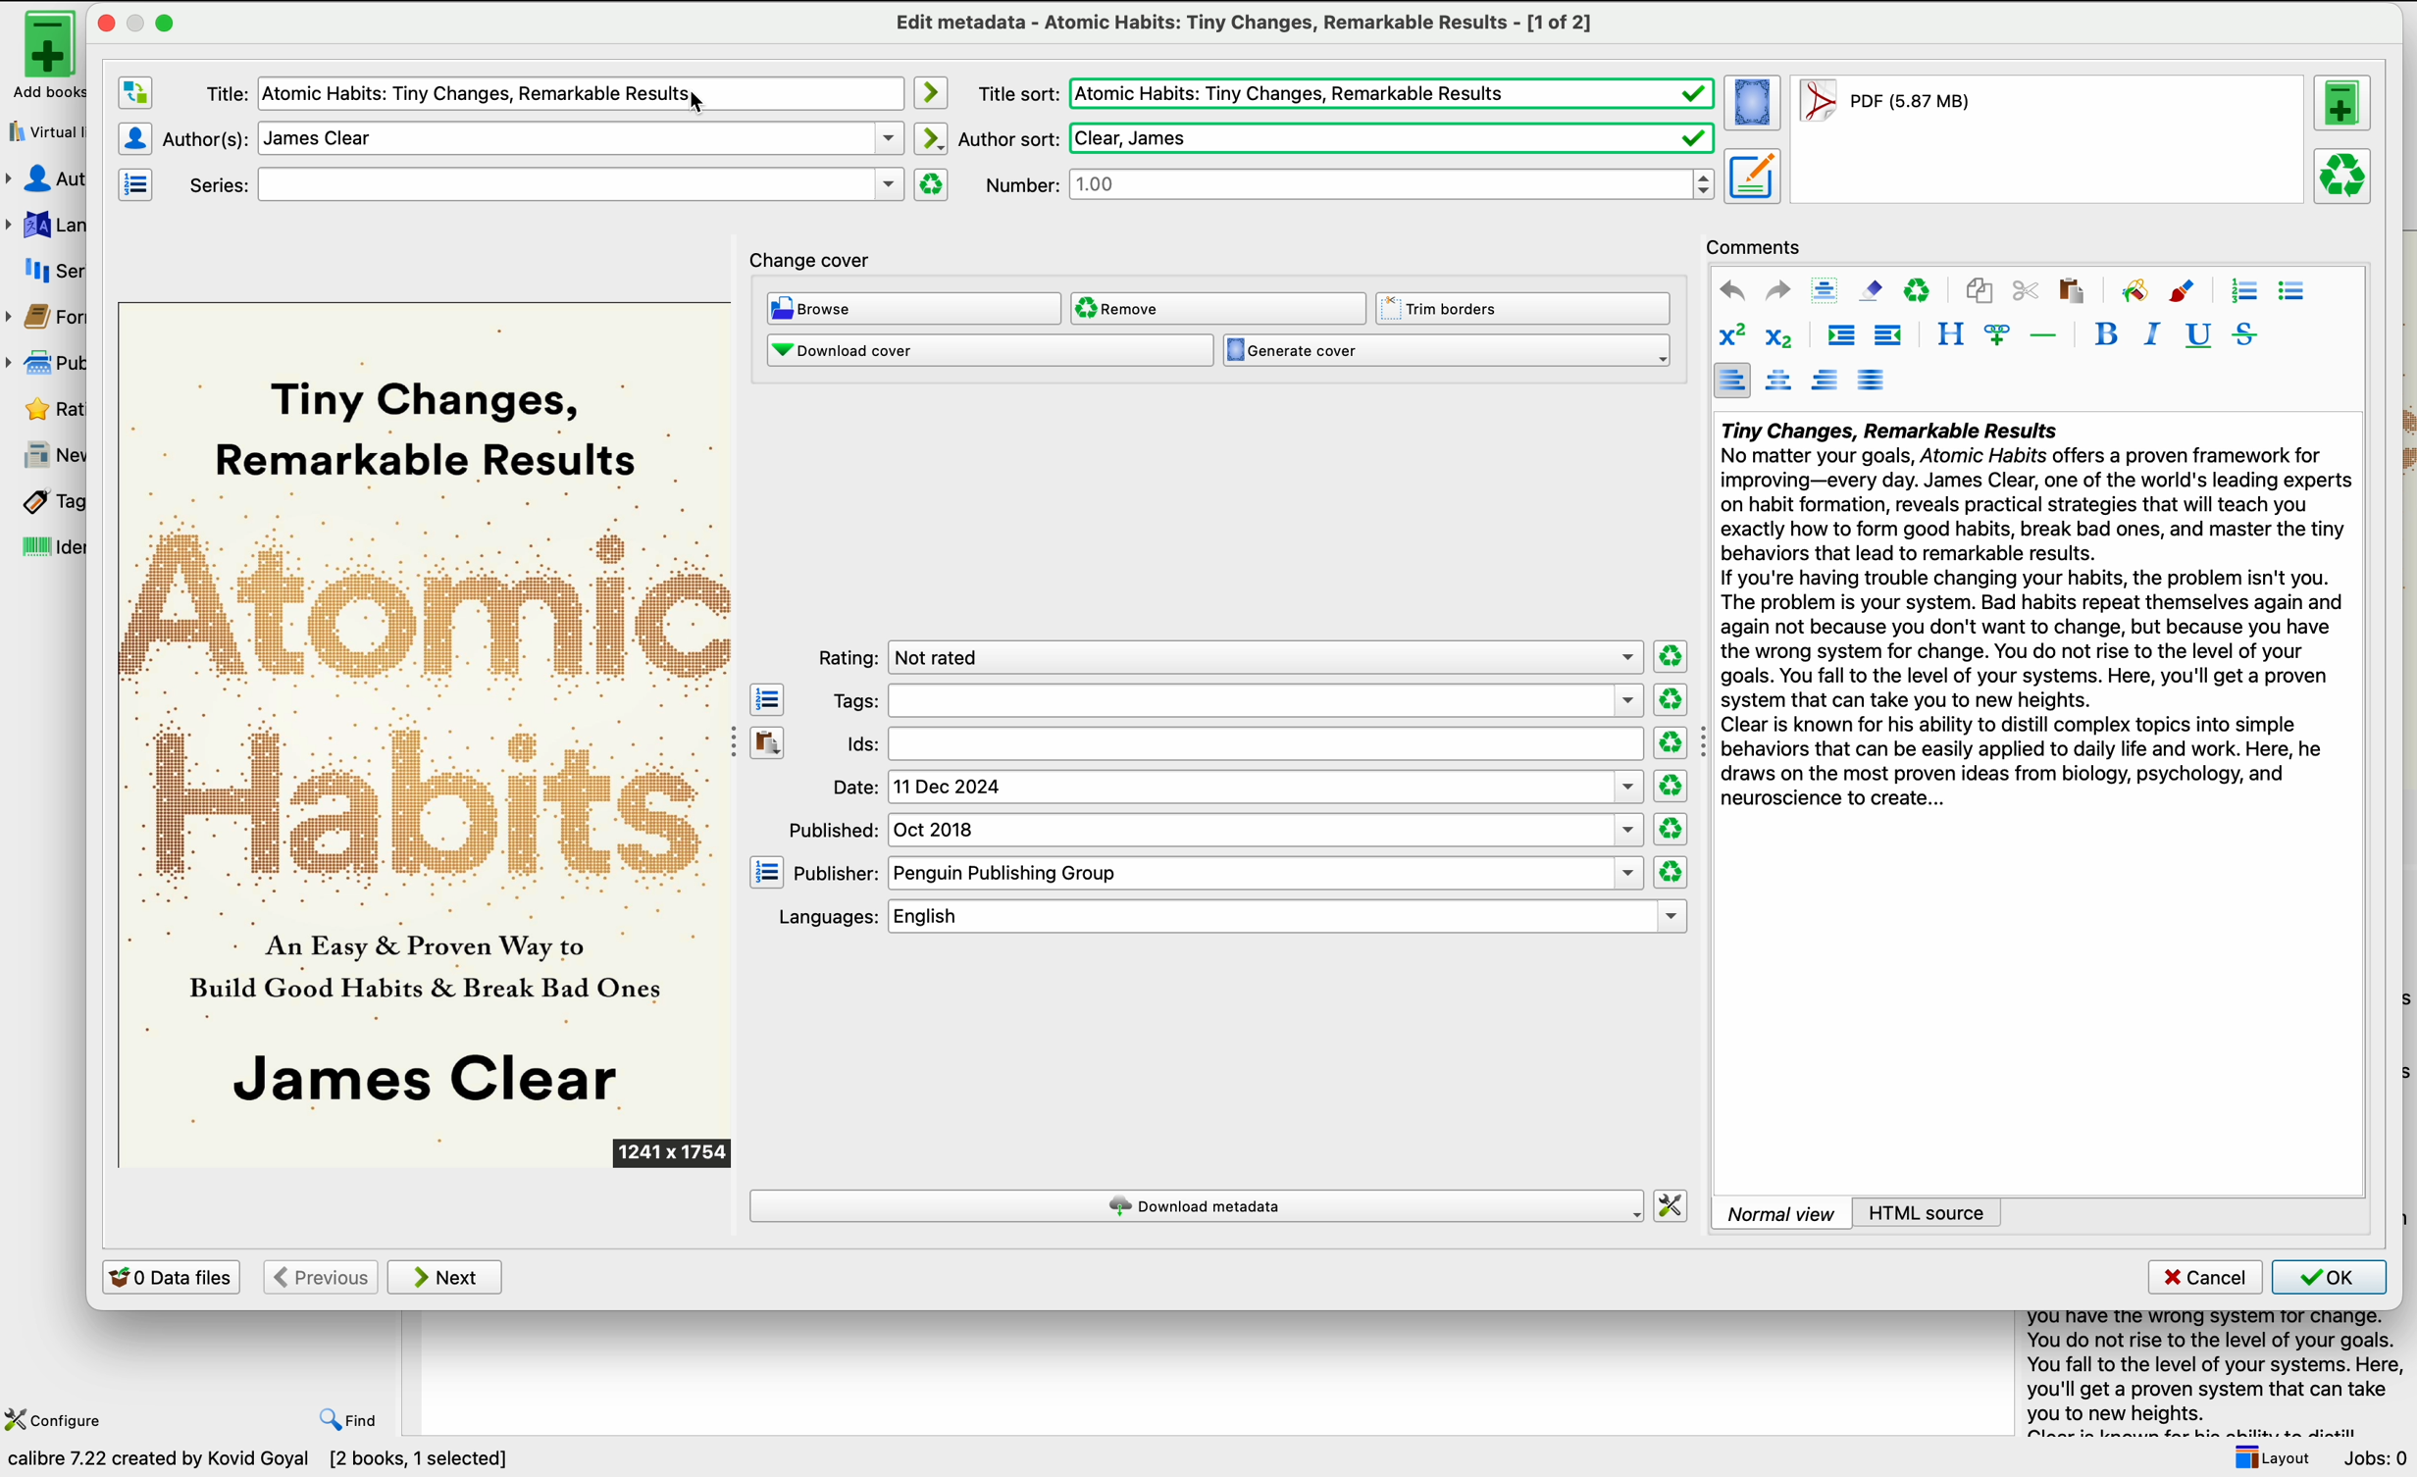 Image resolution: width=2417 pixels, height=1477 pixels. What do you see at coordinates (913, 308) in the screenshot?
I see `browse` at bounding box center [913, 308].